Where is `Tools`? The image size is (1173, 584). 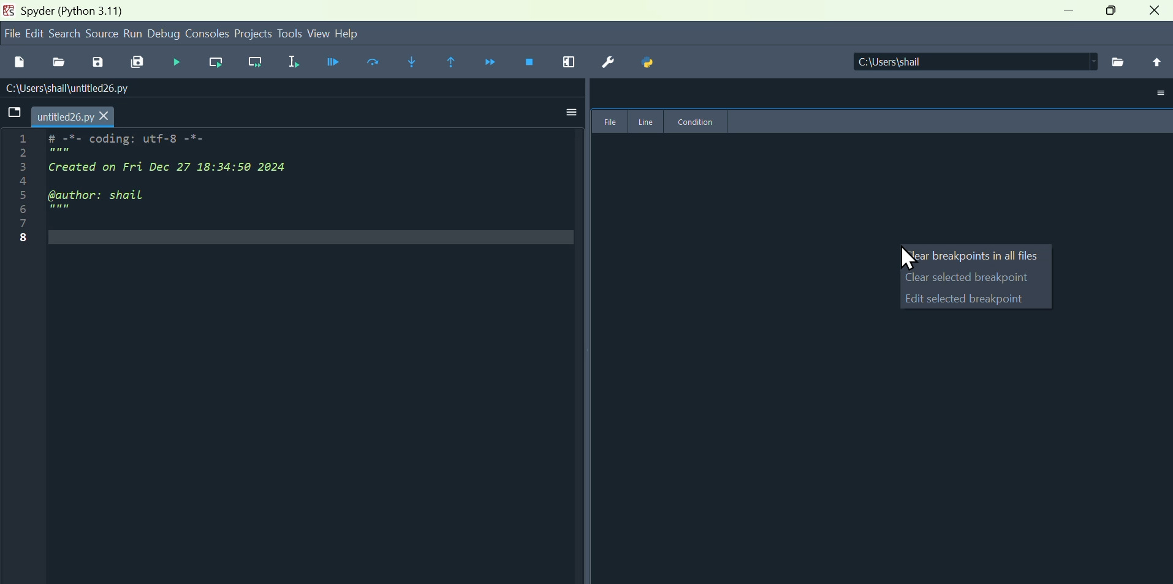
Tools is located at coordinates (289, 34).